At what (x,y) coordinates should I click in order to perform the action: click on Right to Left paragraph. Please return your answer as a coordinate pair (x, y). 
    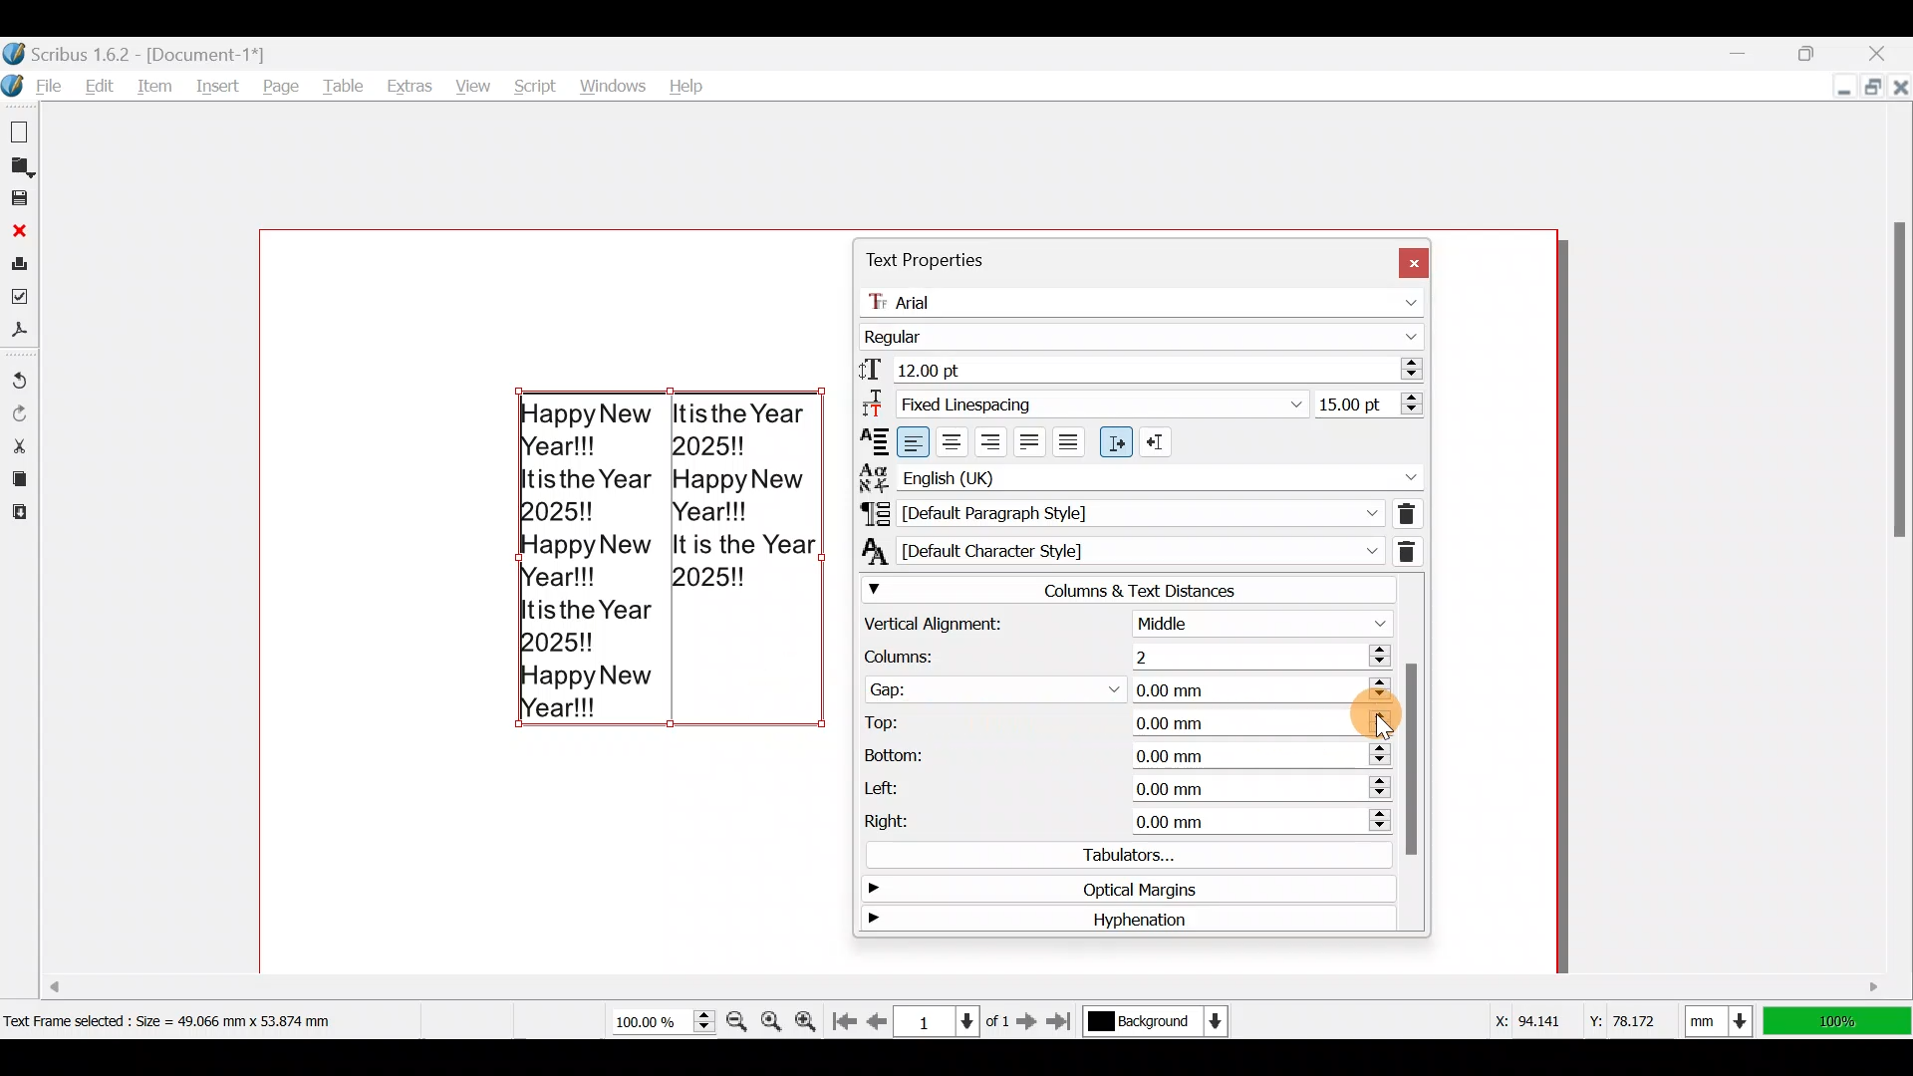
    Looking at the image, I should click on (1159, 437).